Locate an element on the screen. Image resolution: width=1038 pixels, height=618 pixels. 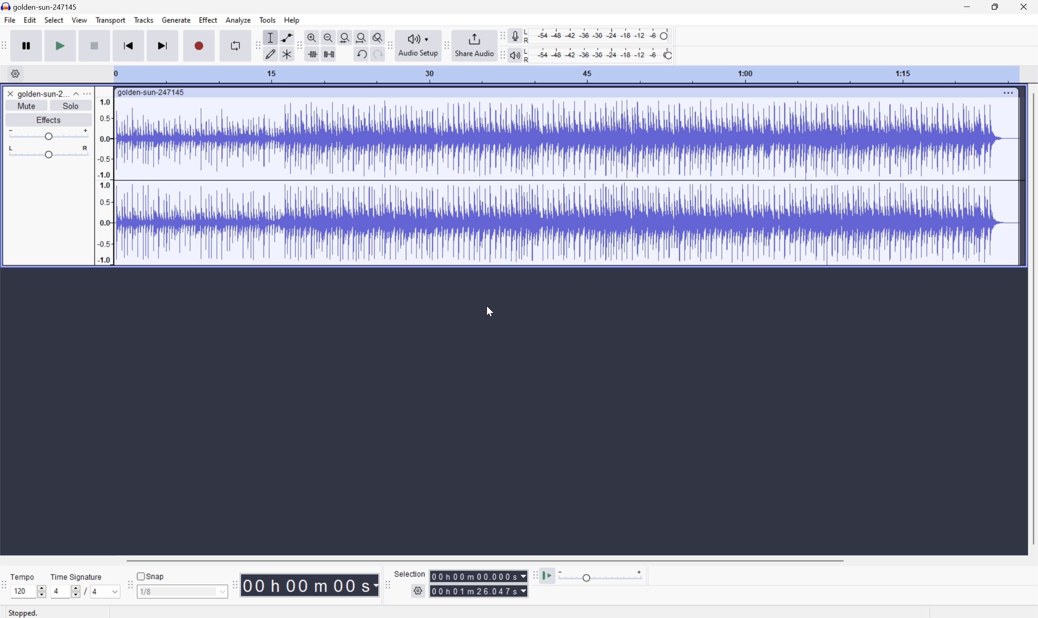
Mute is located at coordinates (27, 105).